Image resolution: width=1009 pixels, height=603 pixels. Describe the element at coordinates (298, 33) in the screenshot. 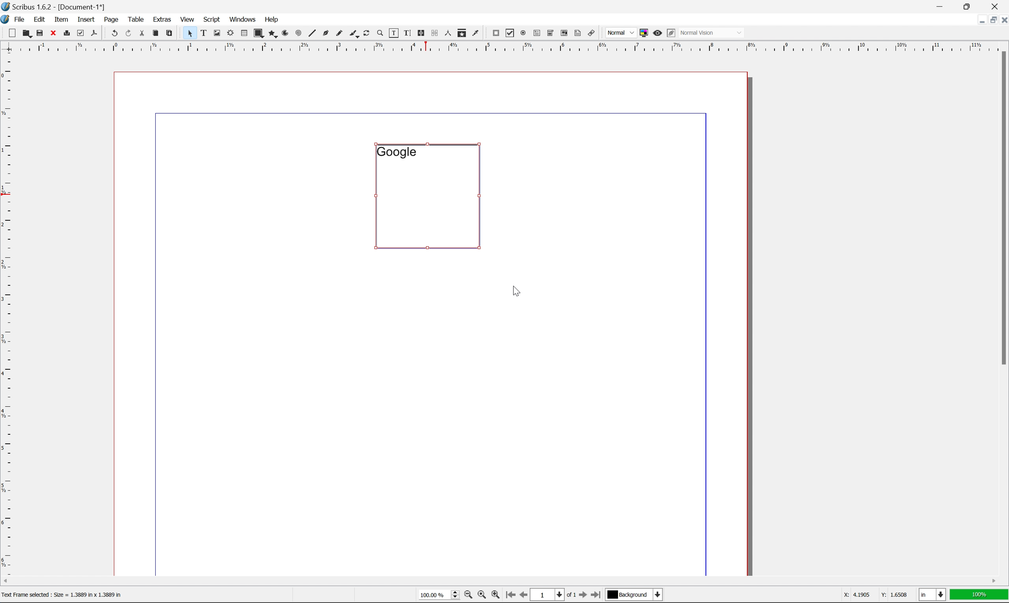

I see `spiral` at that location.